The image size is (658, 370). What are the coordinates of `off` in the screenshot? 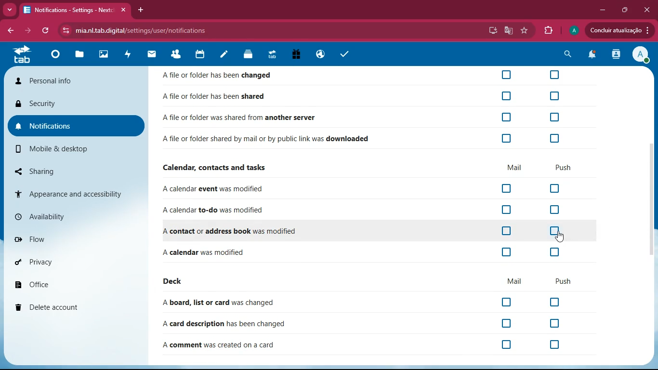 It's located at (507, 301).